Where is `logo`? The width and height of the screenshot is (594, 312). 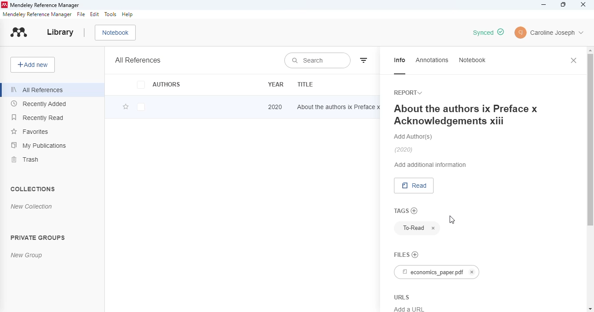
logo is located at coordinates (4, 5).